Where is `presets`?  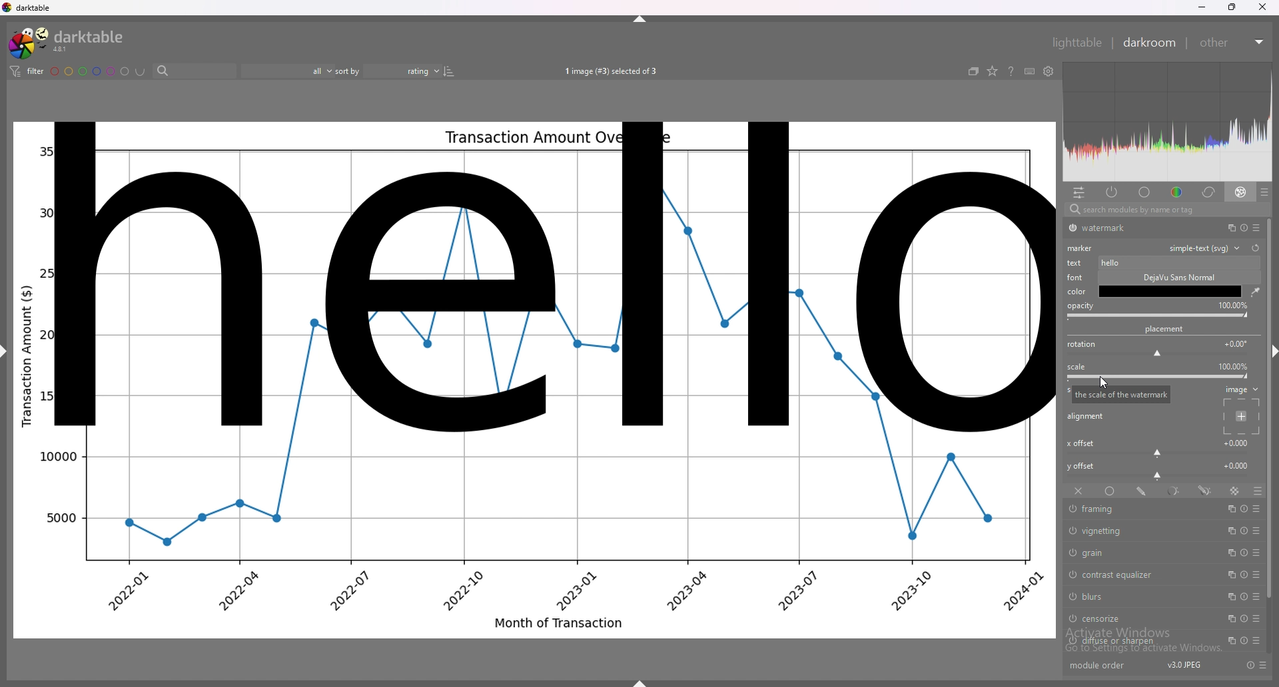 presets is located at coordinates (1258, 509).